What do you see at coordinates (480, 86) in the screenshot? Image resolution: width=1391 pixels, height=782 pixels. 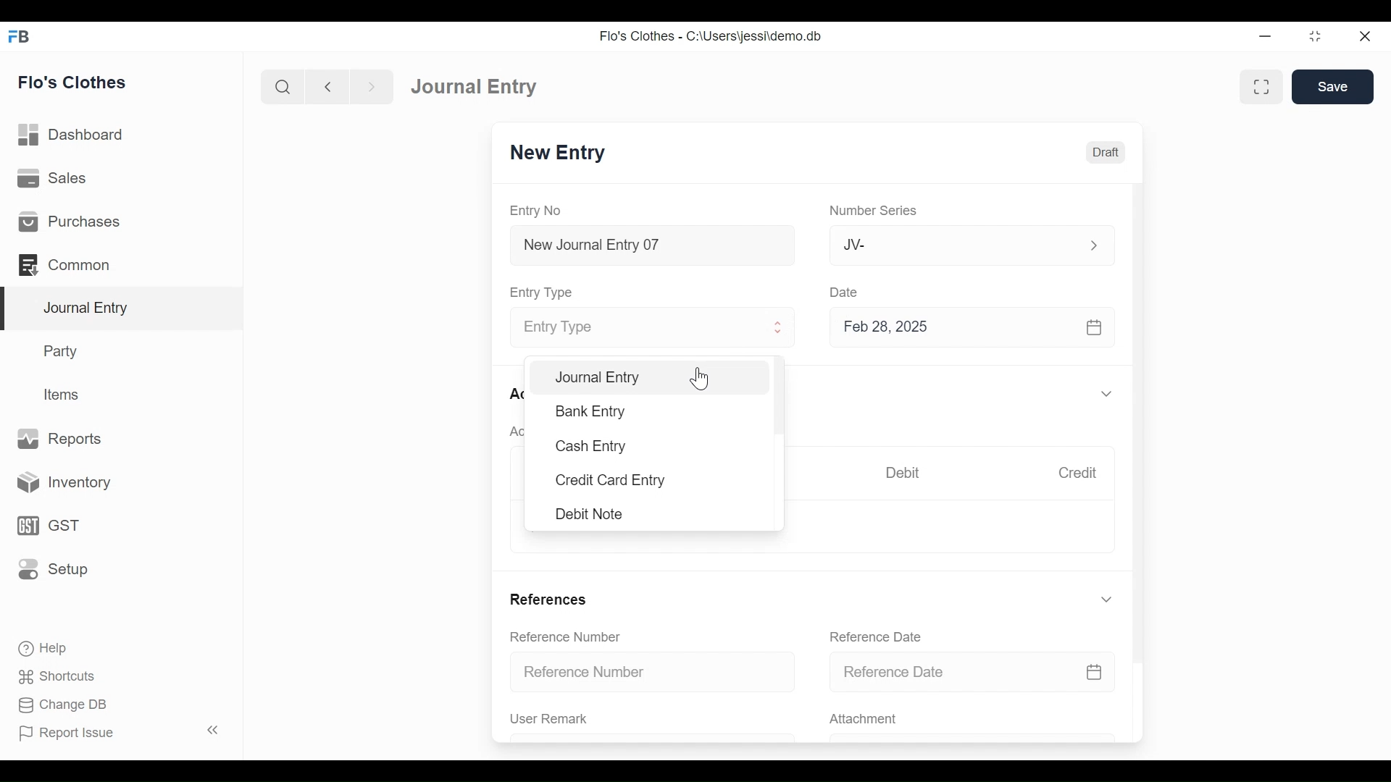 I see `Journal Entry` at bounding box center [480, 86].